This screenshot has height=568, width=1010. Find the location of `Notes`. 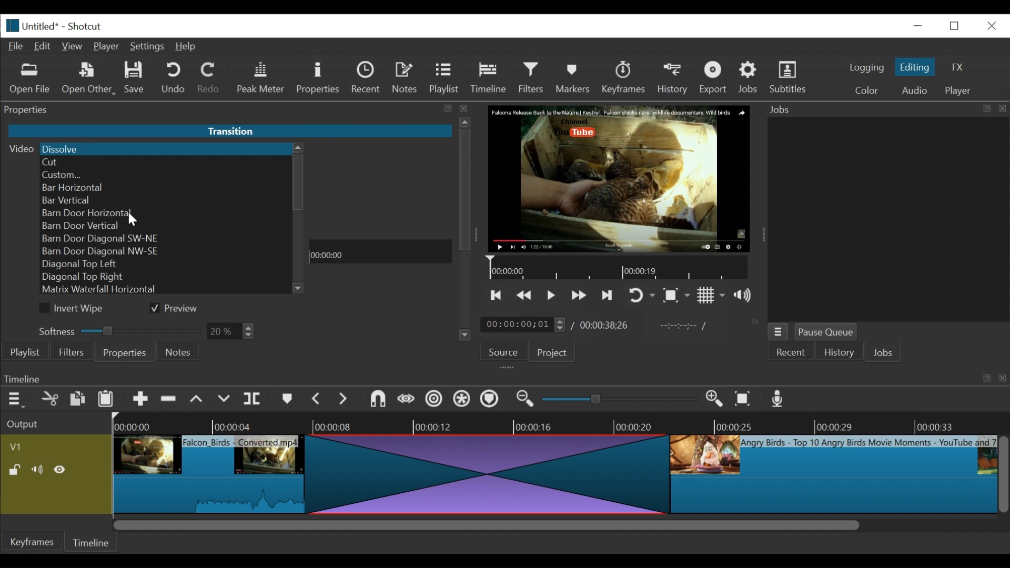

Notes is located at coordinates (407, 78).